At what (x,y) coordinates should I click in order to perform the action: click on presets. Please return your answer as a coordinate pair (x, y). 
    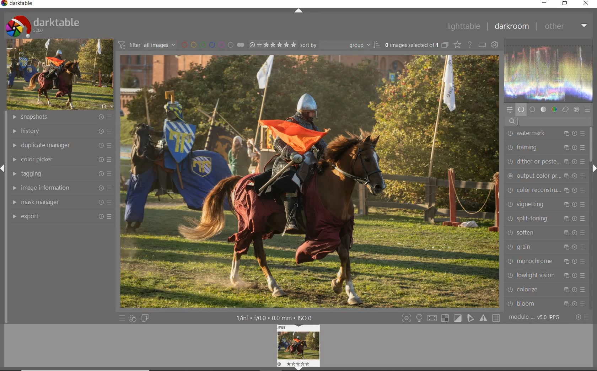
    Looking at the image, I should click on (587, 110).